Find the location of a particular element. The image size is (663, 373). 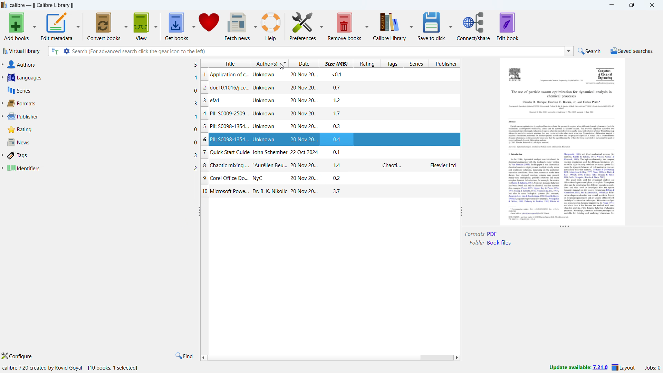

4 is located at coordinates (203, 112).